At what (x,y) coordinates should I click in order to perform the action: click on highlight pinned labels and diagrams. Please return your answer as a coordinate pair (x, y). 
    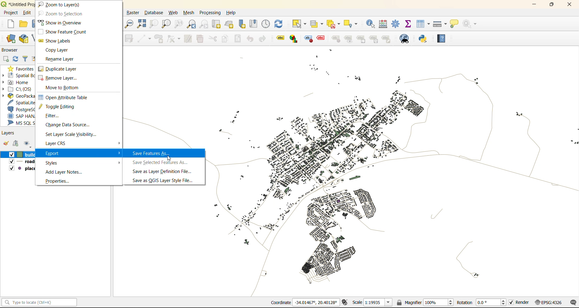
    Looking at the image, I should click on (308, 39).